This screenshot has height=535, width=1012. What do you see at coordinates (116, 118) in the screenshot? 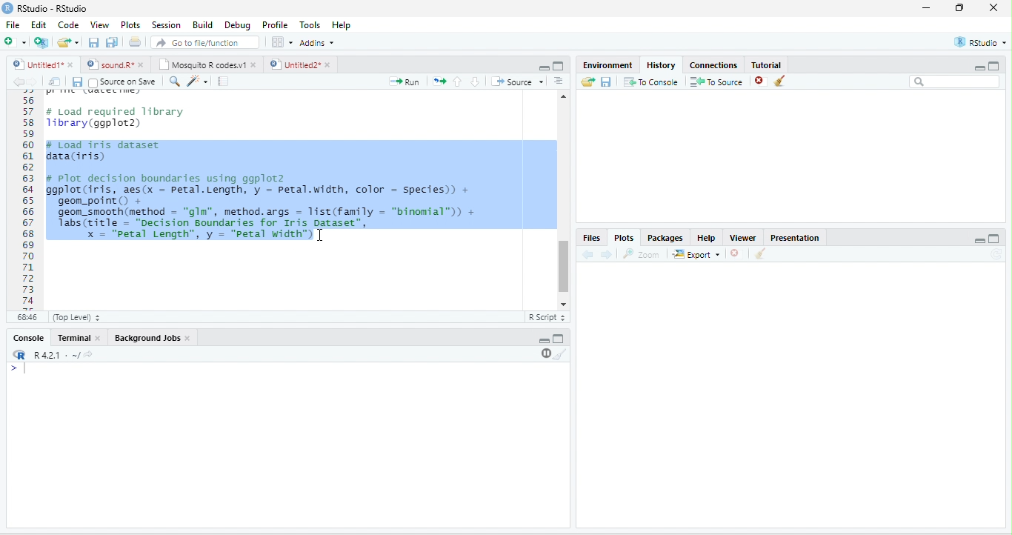
I see `# Load required library1ibrary(ggplot2)` at bounding box center [116, 118].